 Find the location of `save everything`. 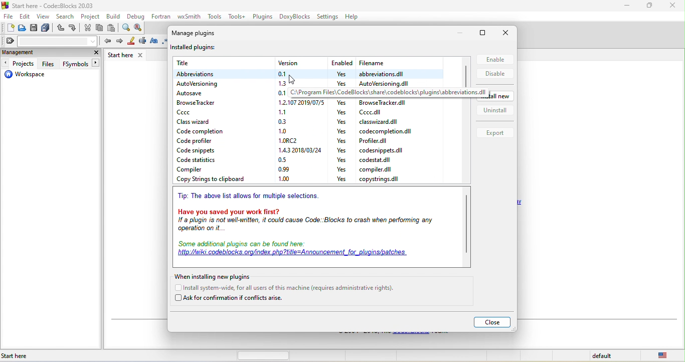

save everything is located at coordinates (47, 29).